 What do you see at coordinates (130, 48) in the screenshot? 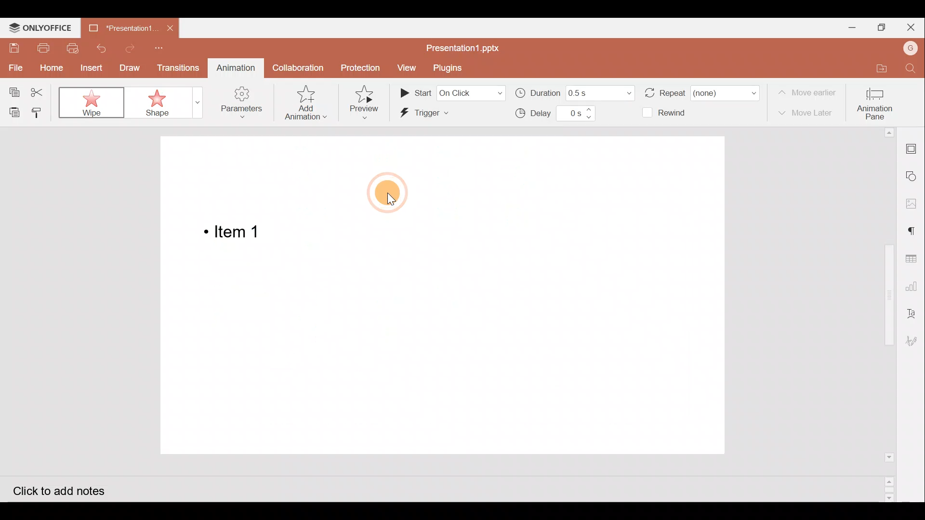
I see `Redo` at bounding box center [130, 48].